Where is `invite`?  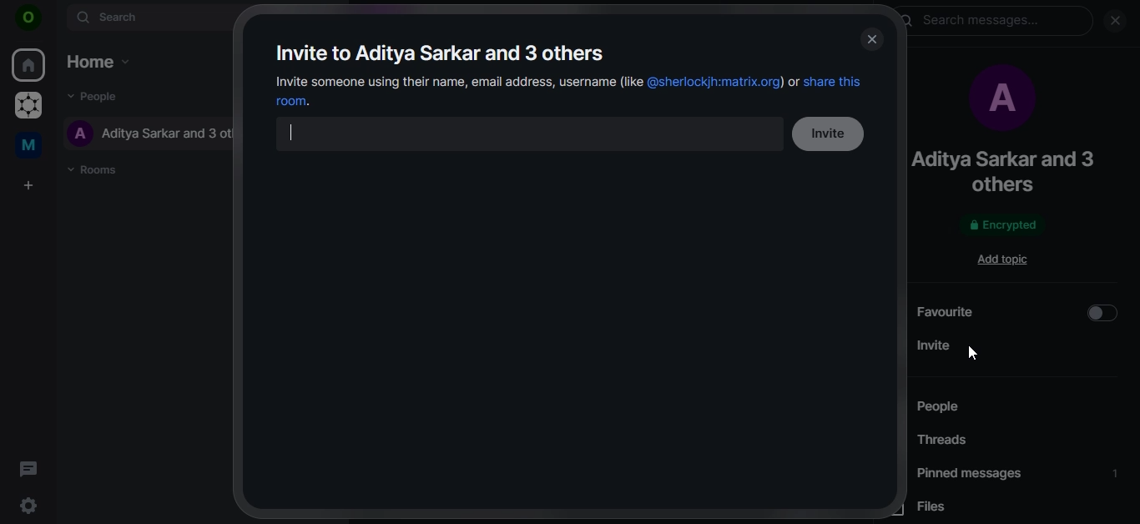 invite is located at coordinates (833, 134).